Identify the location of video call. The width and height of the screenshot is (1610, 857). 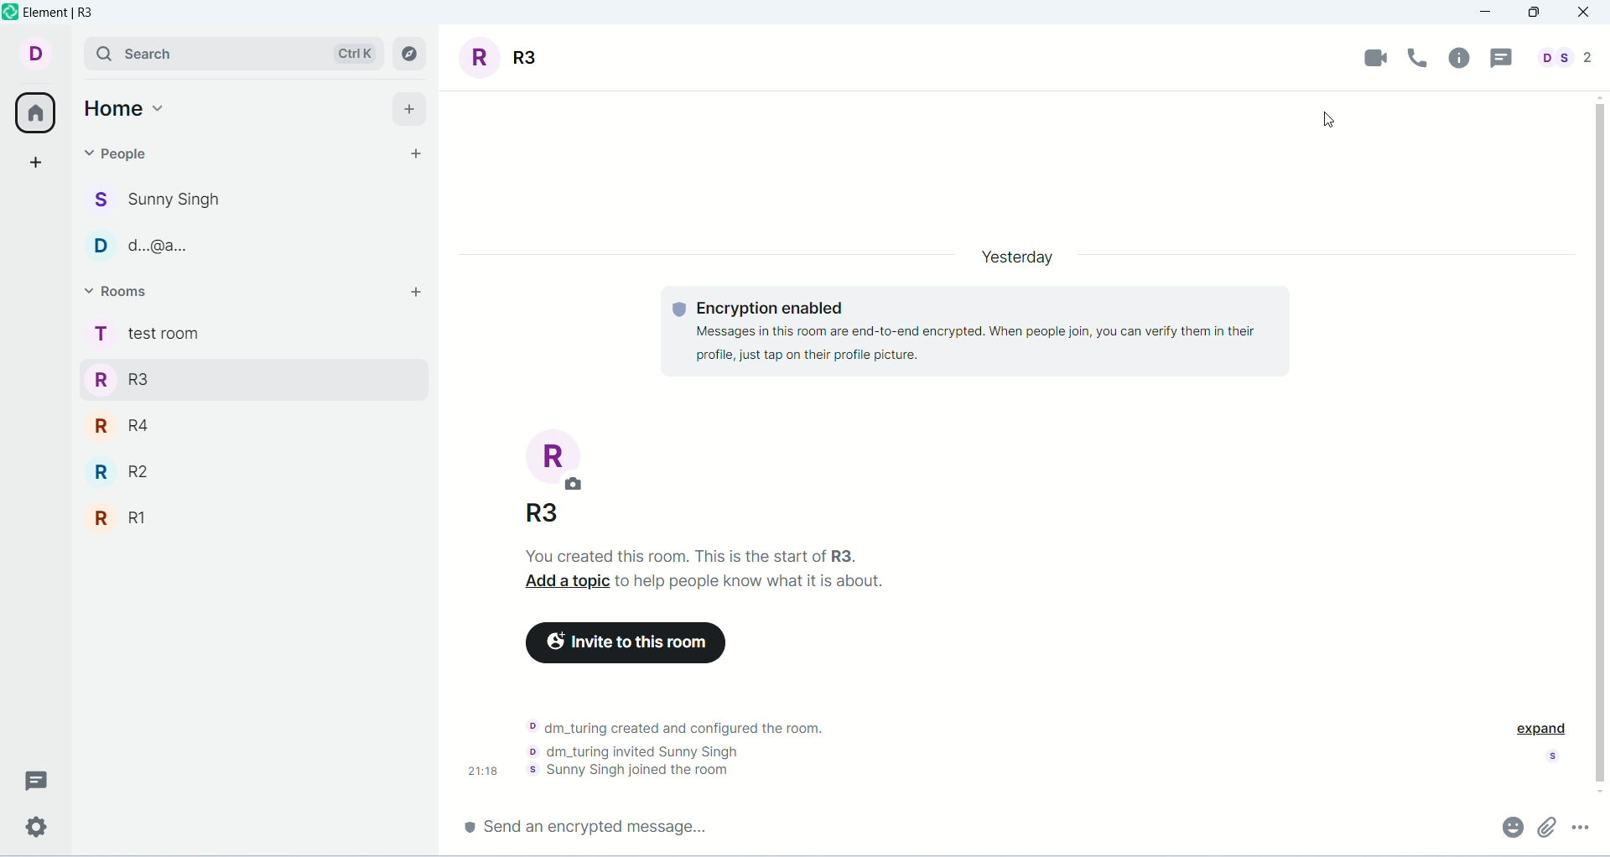
(1377, 57).